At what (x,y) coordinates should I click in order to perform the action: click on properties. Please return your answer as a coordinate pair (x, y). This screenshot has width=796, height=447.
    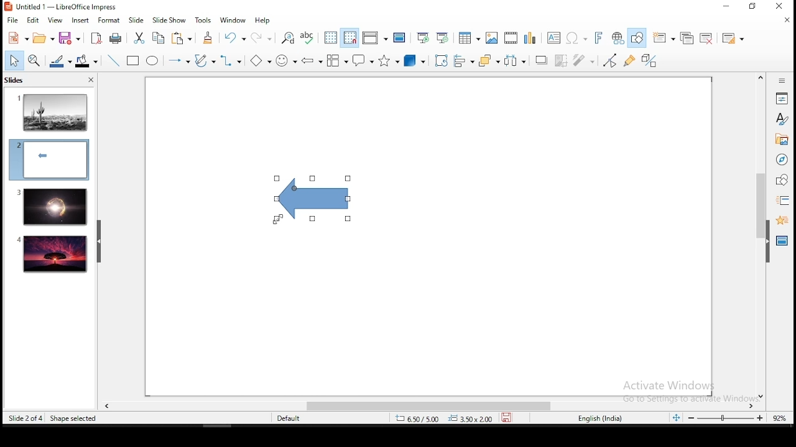
    Looking at the image, I should click on (782, 97).